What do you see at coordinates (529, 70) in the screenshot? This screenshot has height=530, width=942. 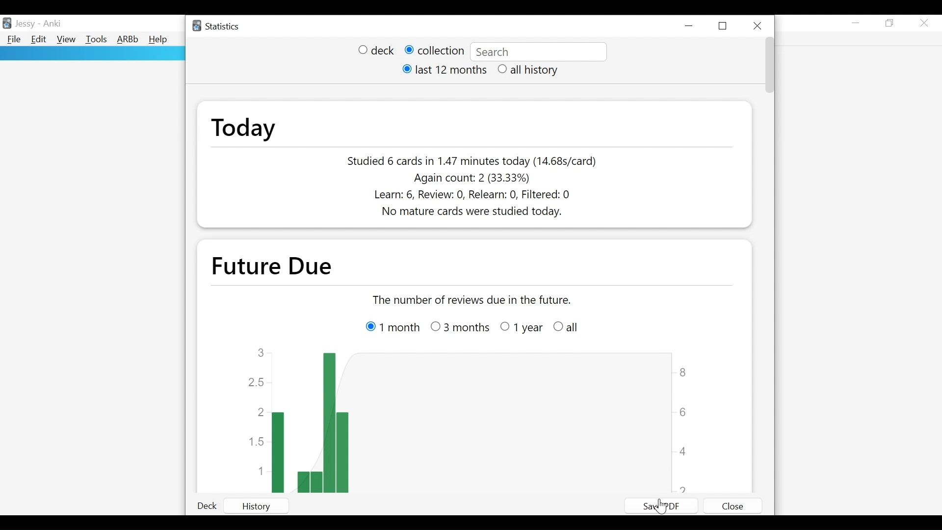 I see `(un)select all history` at bounding box center [529, 70].